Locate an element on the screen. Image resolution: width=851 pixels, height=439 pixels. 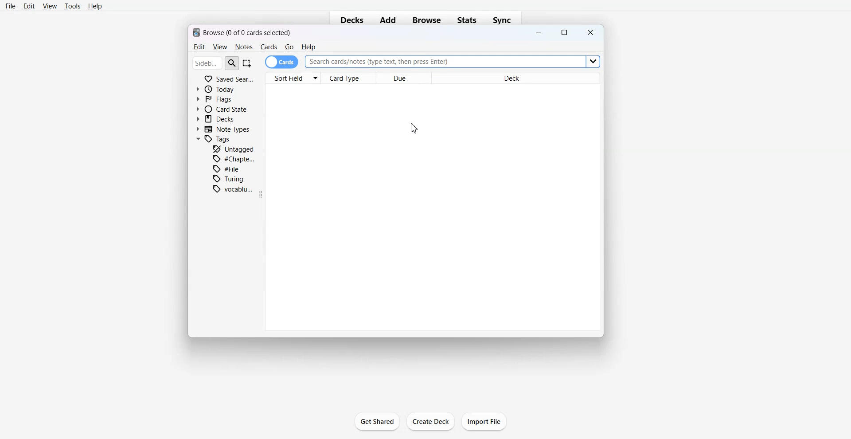
Import File is located at coordinates (485, 421).